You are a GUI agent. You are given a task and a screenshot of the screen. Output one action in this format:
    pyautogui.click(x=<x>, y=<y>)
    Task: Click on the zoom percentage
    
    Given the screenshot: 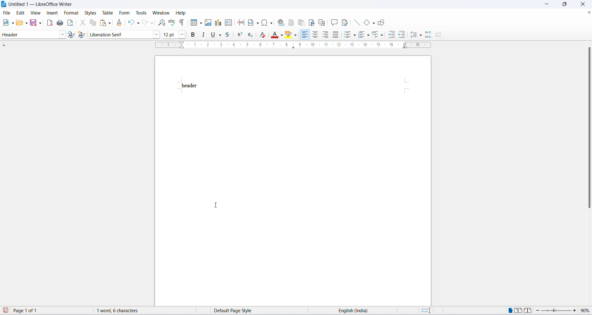 What is the action you would take?
    pyautogui.click(x=586, y=310)
    